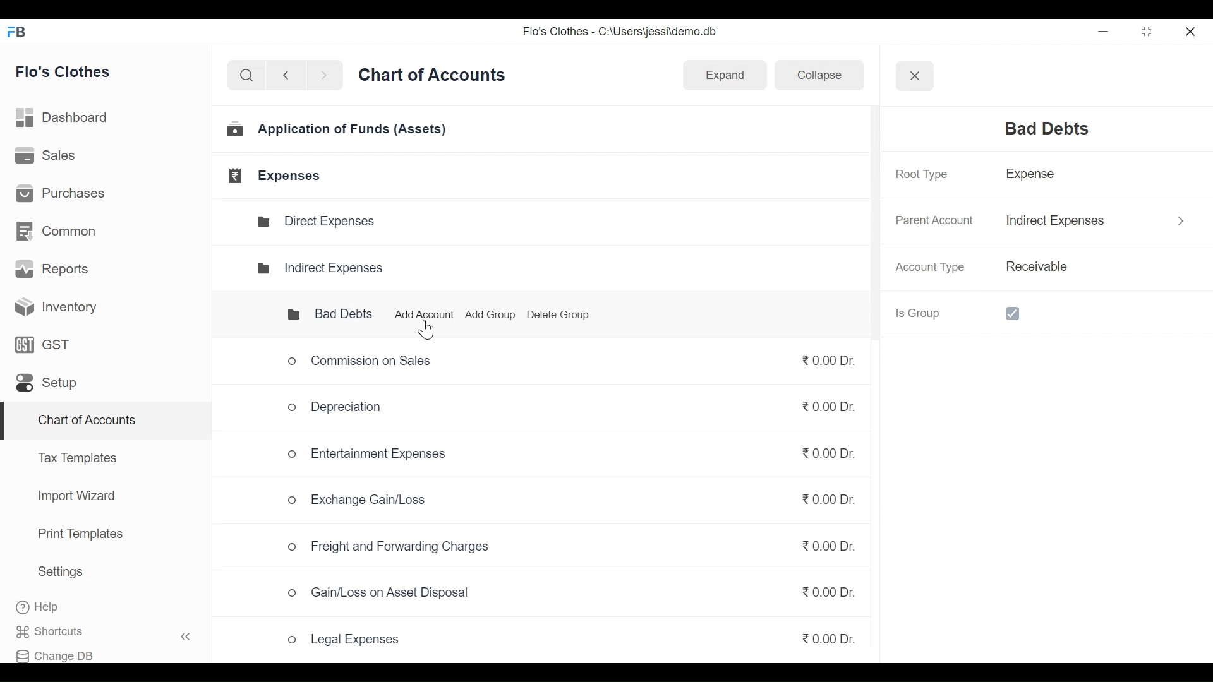  Describe the element at coordinates (814, 77) in the screenshot. I see `Collapse` at that location.